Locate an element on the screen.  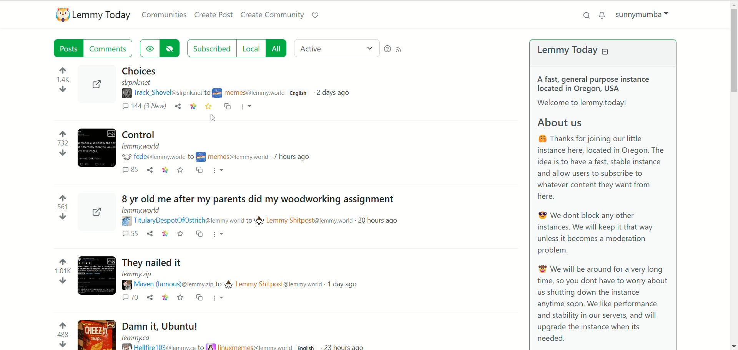
subscribed is located at coordinates (210, 48).